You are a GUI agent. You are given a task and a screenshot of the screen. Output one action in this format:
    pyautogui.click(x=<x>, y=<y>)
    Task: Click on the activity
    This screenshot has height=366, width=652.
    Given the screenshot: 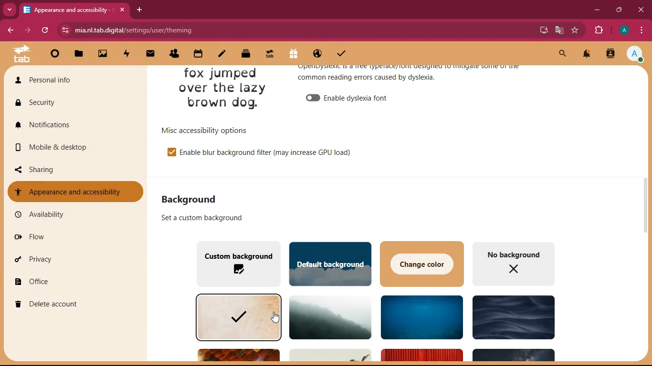 What is the action you would take?
    pyautogui.click(x=611, y=55)
    